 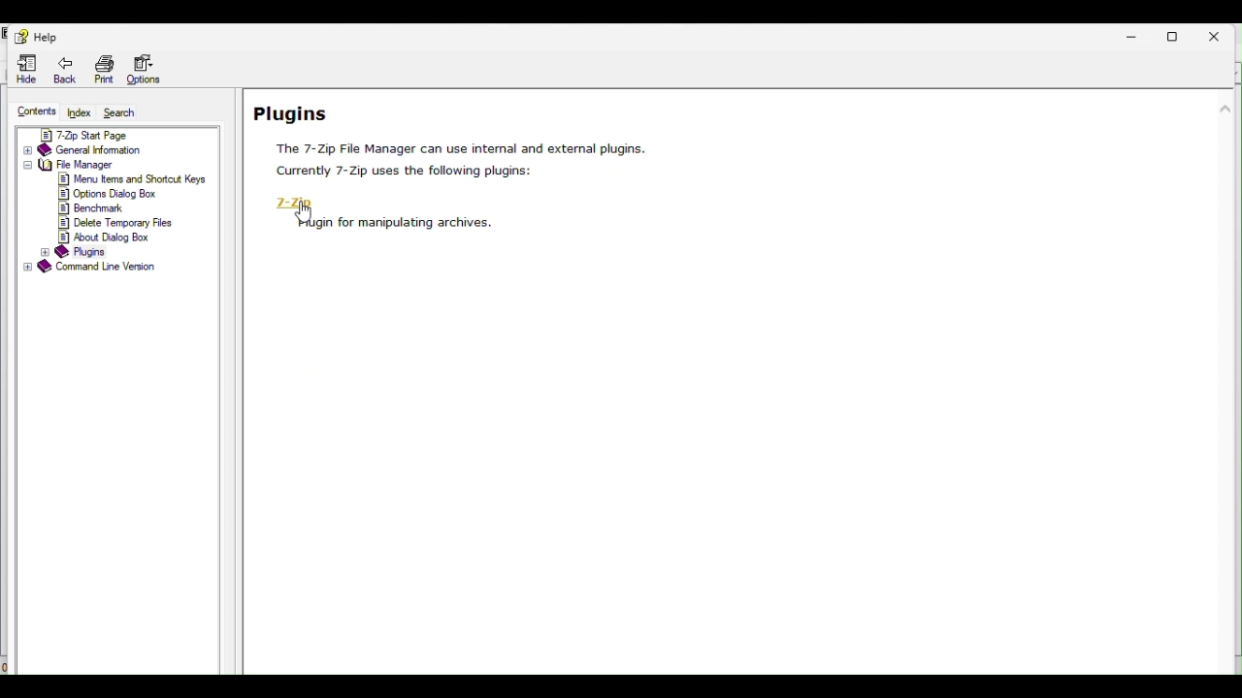 I want to click on 7 zip, so click(x=307, y=206).